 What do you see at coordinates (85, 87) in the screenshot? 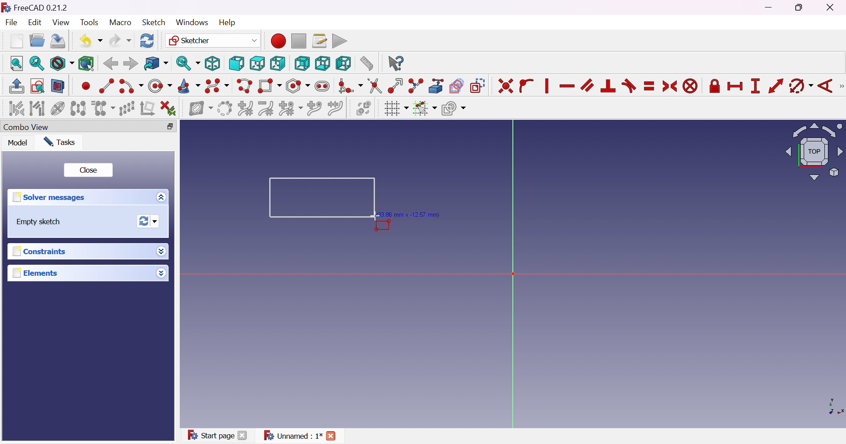
I see `Create point` at bounding box center [85, 87].